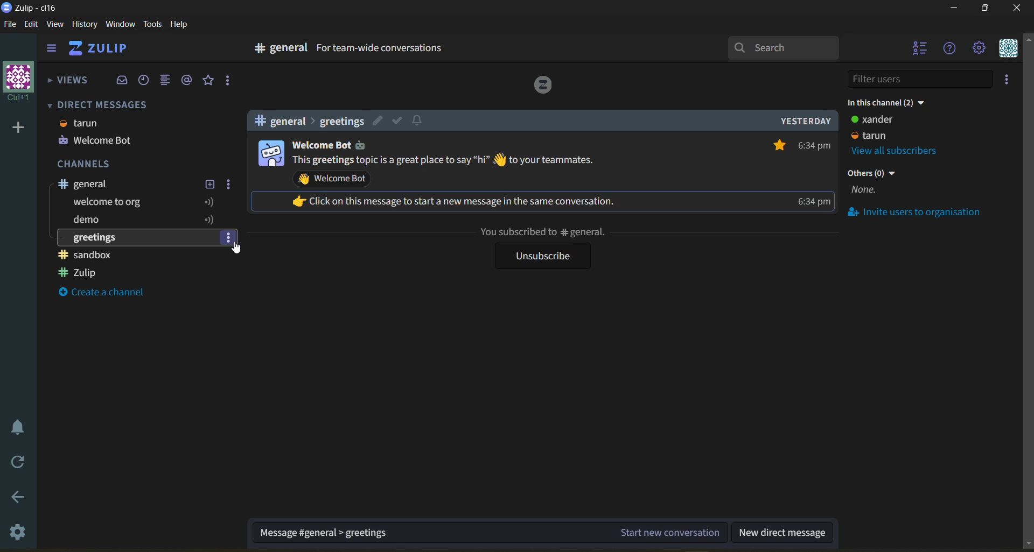 The width and height of the screenshot is (1034, 552). Describe the element at coordinates (51, 48) in the screenshot. I see `hide sidebar ` at that location.